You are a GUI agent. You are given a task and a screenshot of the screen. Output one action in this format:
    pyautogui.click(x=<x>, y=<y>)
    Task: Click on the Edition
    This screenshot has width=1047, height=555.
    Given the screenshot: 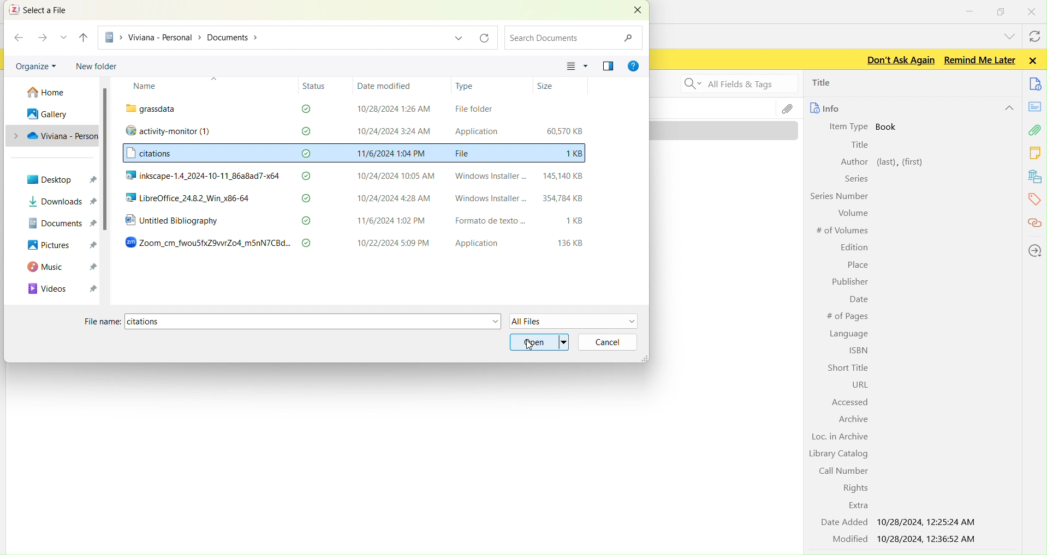 What is the action you would take?
    pyautogui.click(x=852, y=246)
    